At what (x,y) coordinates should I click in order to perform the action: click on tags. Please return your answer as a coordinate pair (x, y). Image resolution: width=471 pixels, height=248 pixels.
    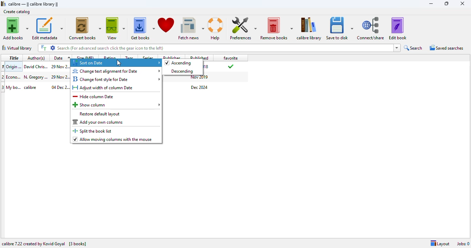
    Looking at the image, I should click on (129, 56).